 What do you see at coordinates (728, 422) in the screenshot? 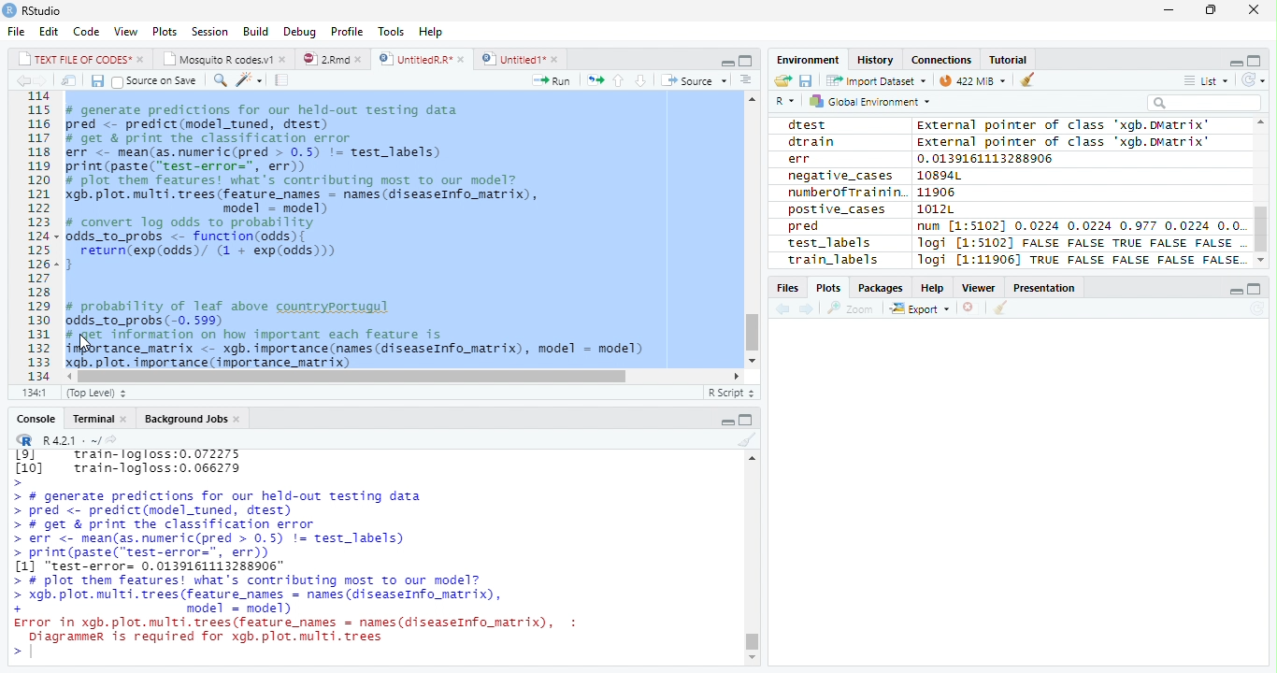
I see `Minimize` at bounding box center [728, 422].